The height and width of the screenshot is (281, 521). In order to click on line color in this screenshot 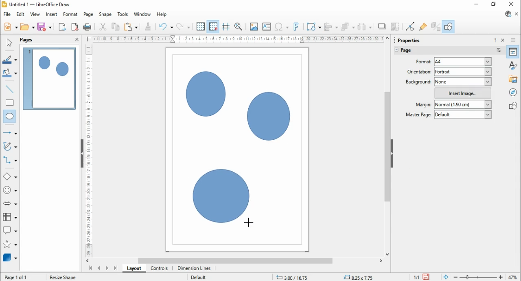, I will do `click(11, 59)`.